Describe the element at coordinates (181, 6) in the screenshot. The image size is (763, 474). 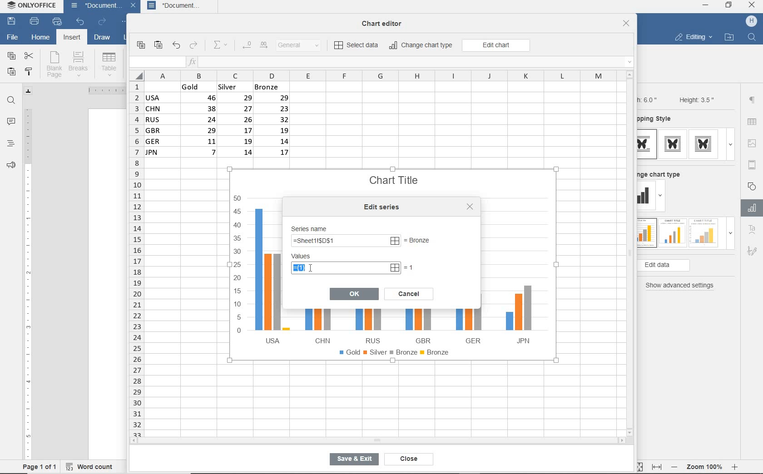
I see `document` at that location.